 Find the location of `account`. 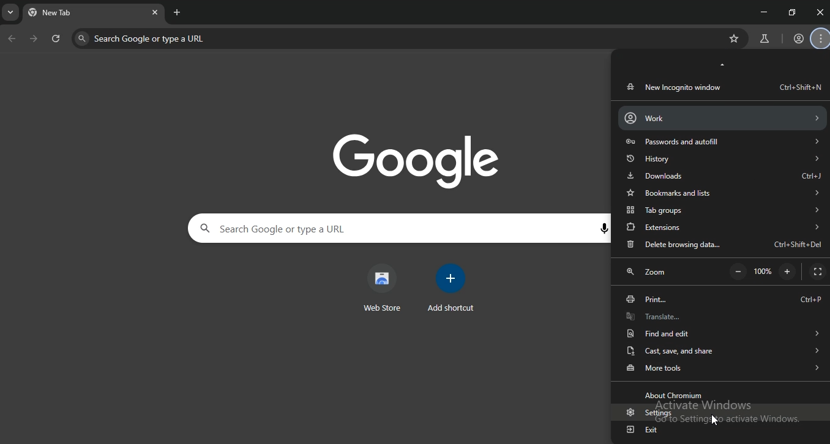

account is located at coordinates (721, 117).